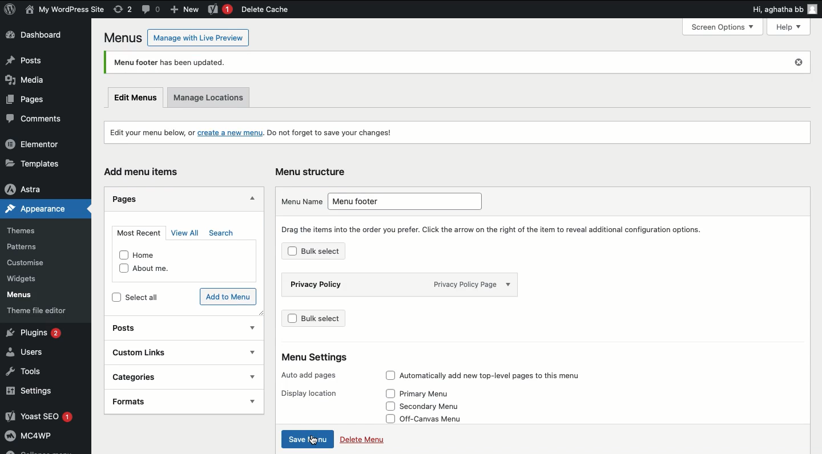 The width and height of the screenshot is (822, 454). What do you see at coordinates (291, 252) in the screenshot?
I see `checkbox` at bounding box center [291, 252].